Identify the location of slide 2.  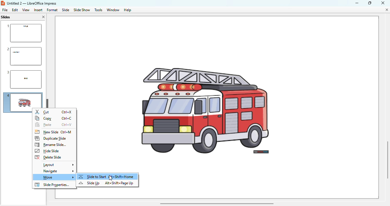
(23, 56).